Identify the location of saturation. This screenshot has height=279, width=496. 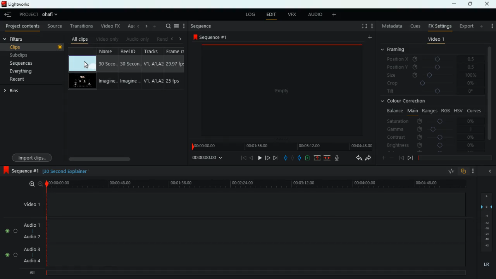
(434, 122).